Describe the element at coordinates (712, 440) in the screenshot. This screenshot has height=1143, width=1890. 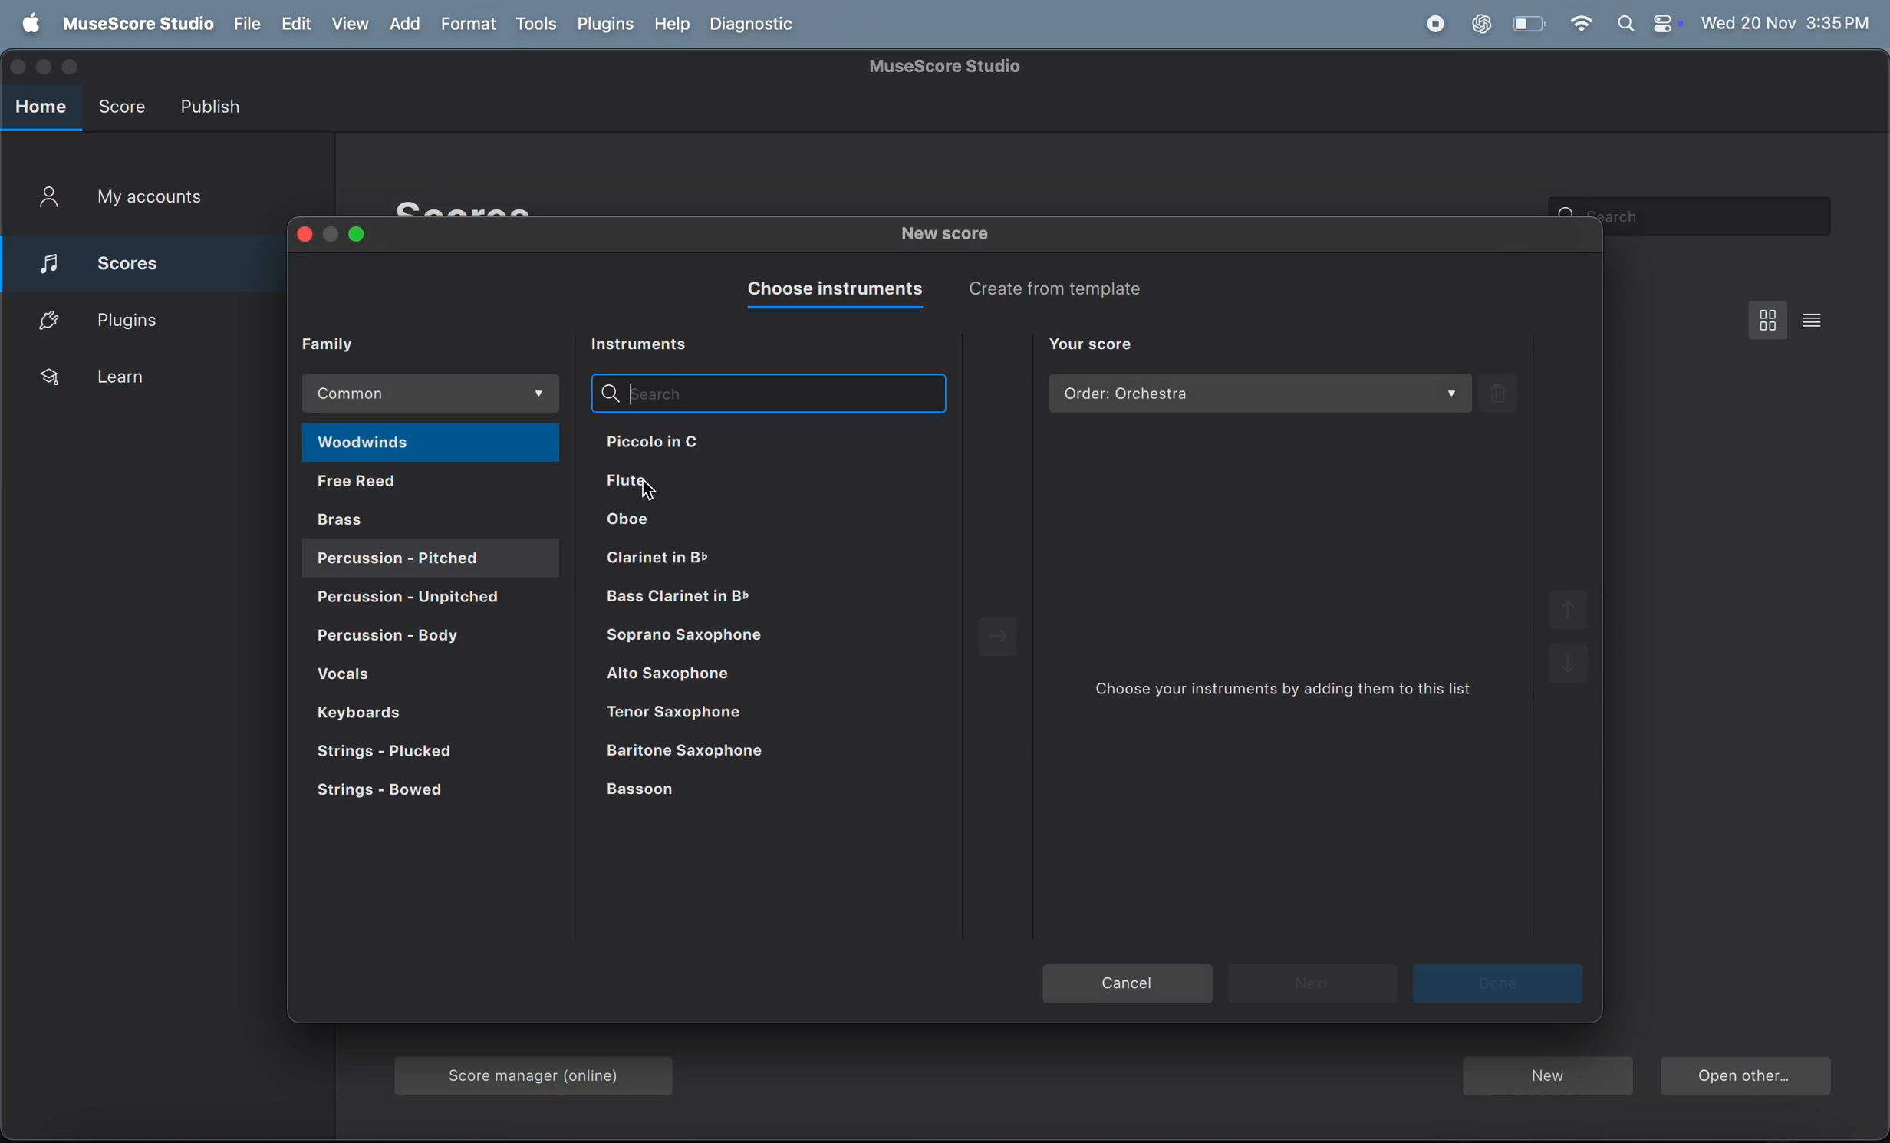
I see `piccolo in c` at that location.